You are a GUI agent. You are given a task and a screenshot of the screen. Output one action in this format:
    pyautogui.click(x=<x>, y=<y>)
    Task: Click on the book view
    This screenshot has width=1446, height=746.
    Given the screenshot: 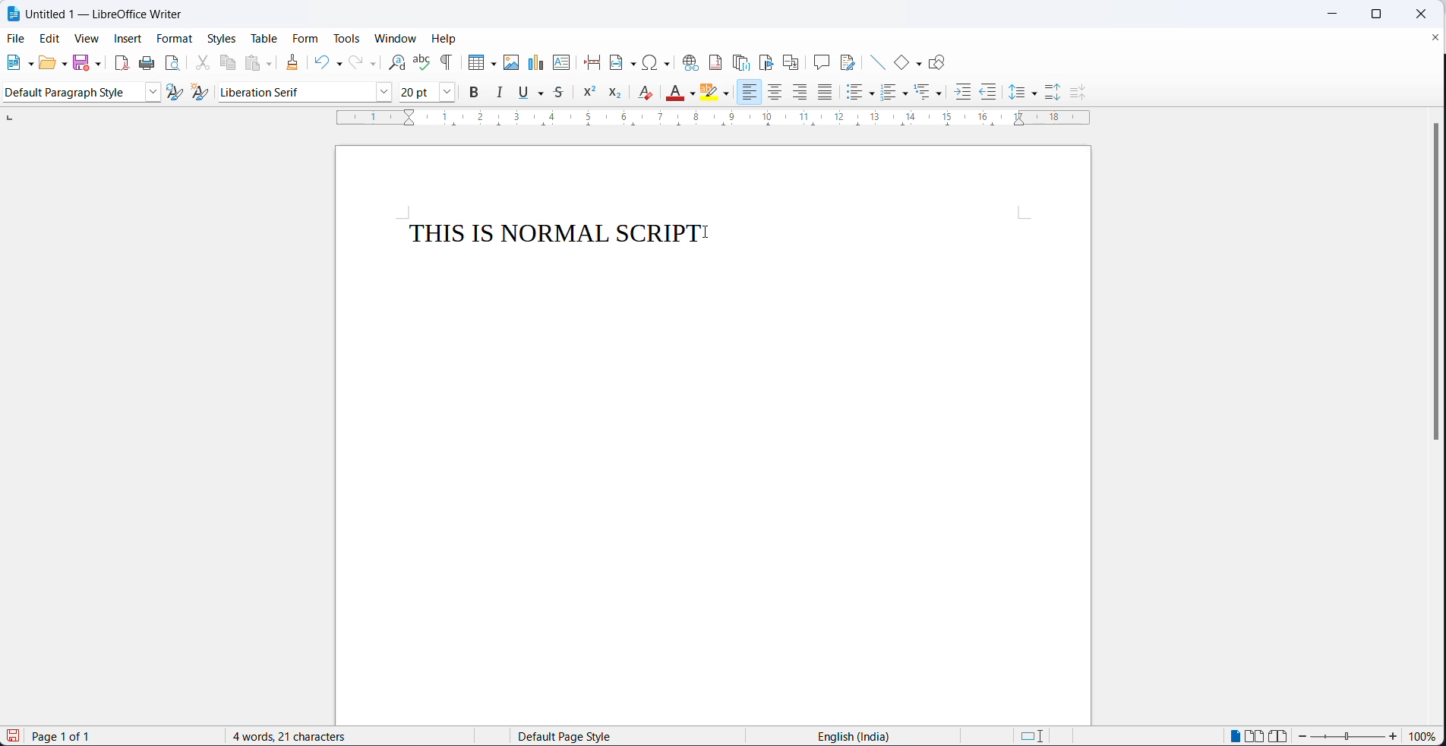 What is the action you would take?
    pyautogui.click(x=1281, y=735)
    